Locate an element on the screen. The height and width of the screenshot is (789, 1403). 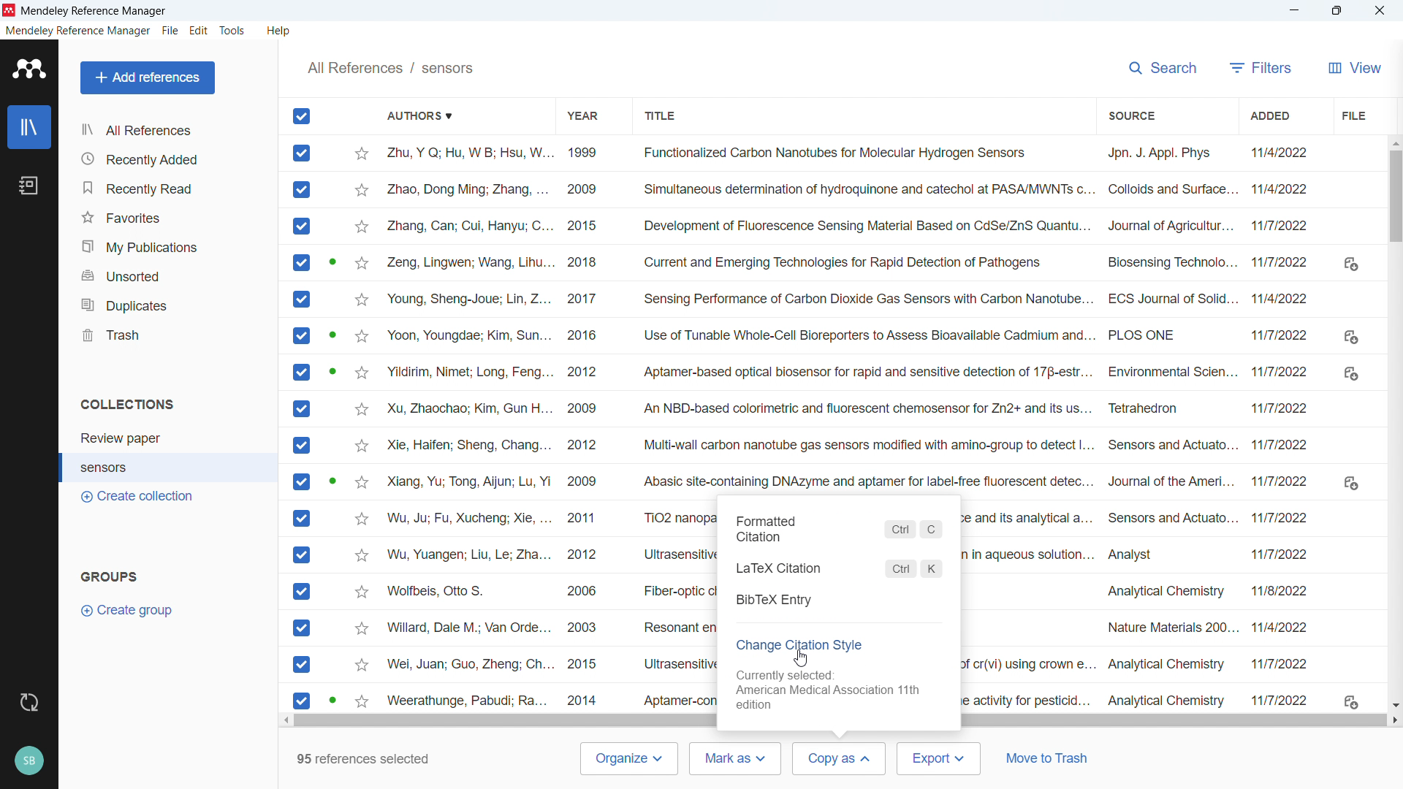
tools is located at coordinates (232, 30).